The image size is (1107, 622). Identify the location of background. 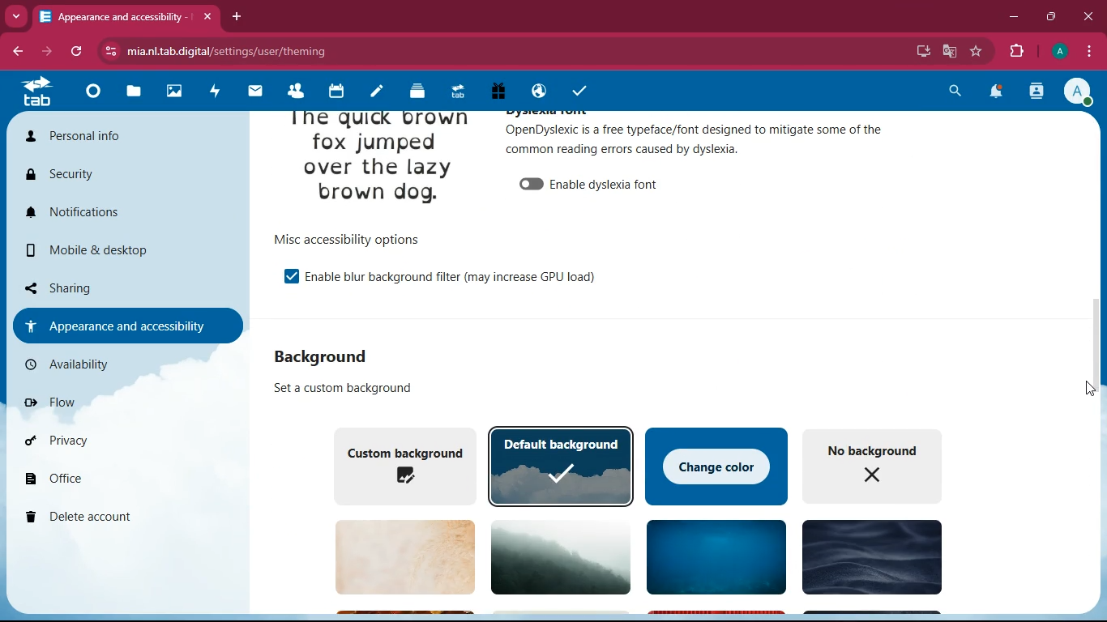
(712, 559).